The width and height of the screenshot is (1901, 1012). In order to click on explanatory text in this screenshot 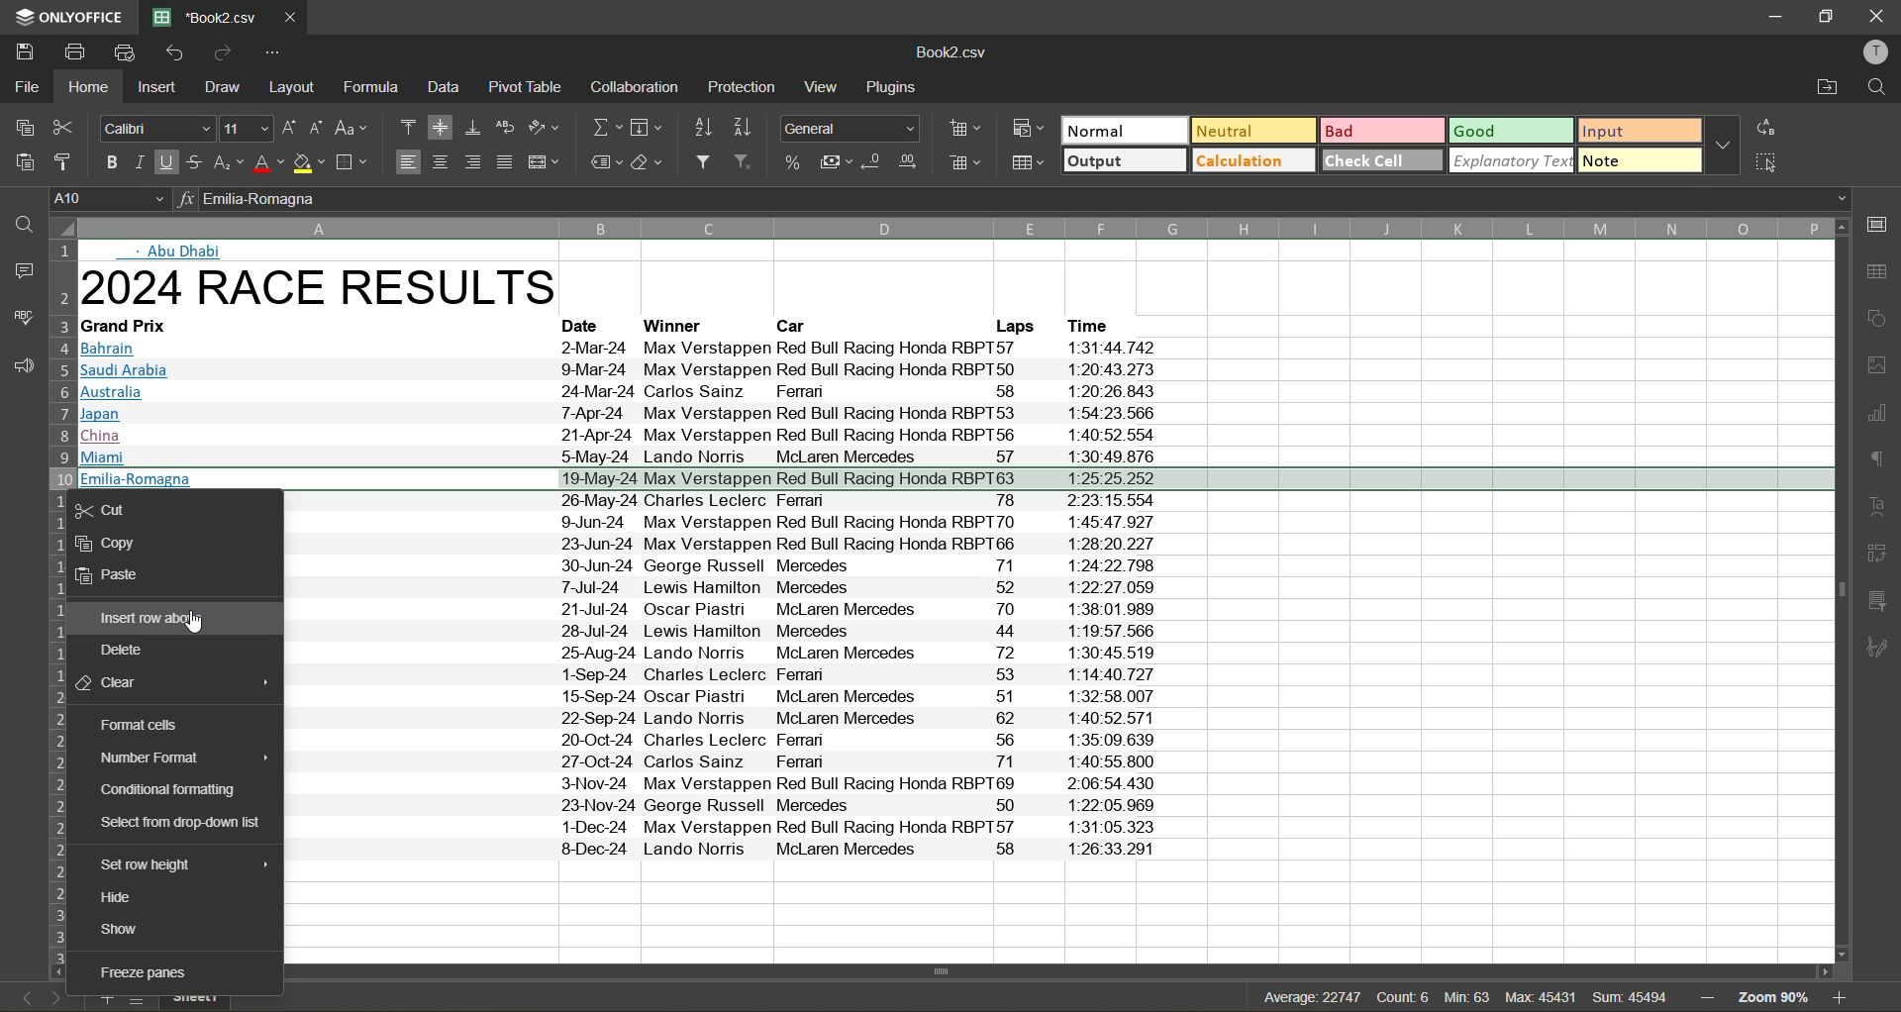, I will do `click(1511, 160)`.